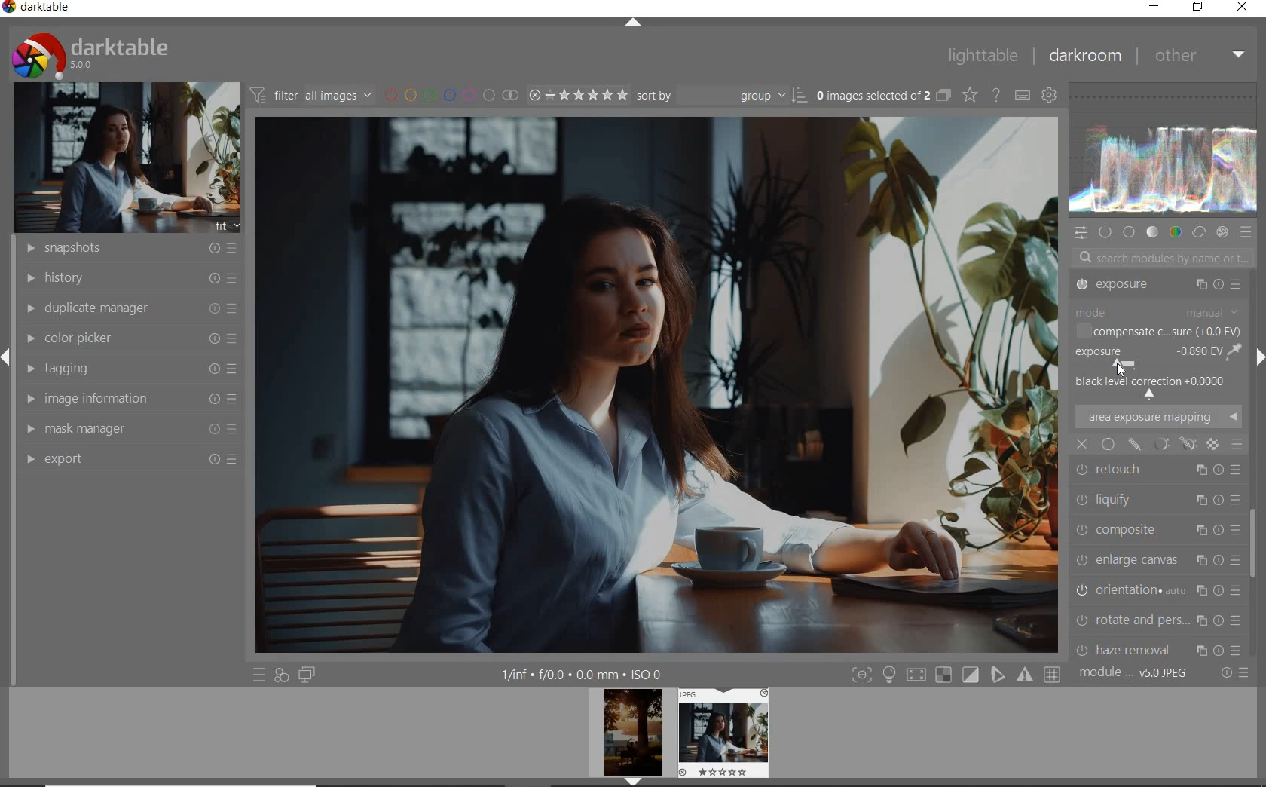  What do you see at coordinates (1087, 55) in the screenshot?
I see `DARKROOM` at bounding box center [1087, 55].